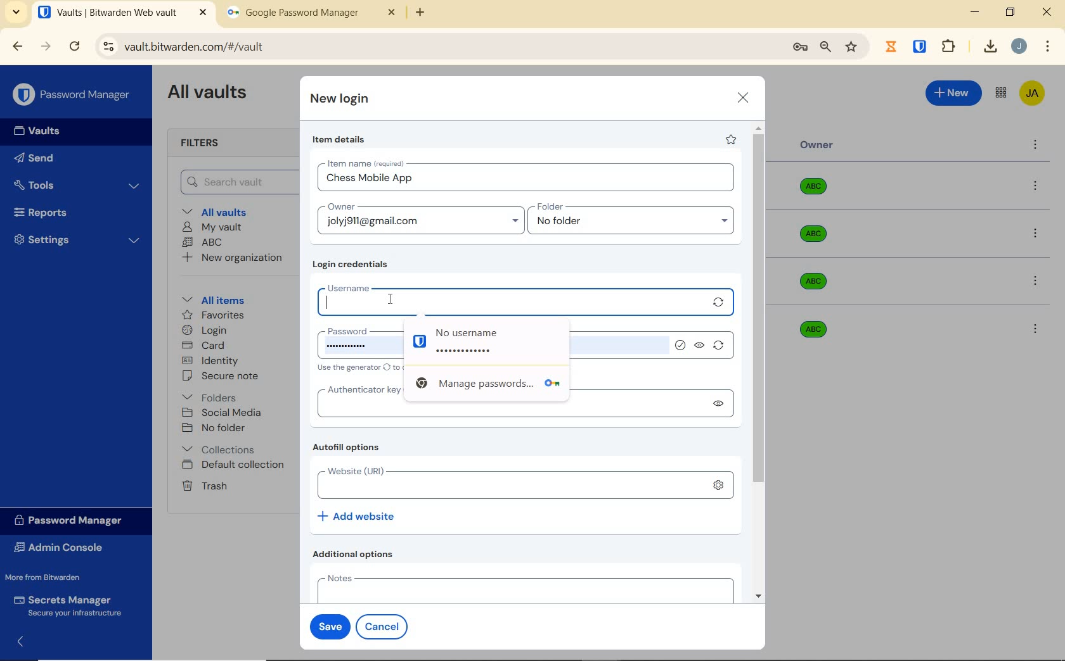  What do you see at coordinates (423, 223) in the screenshot?
I see `jolyj91@gmail.com` at bounding box center [423, 223].